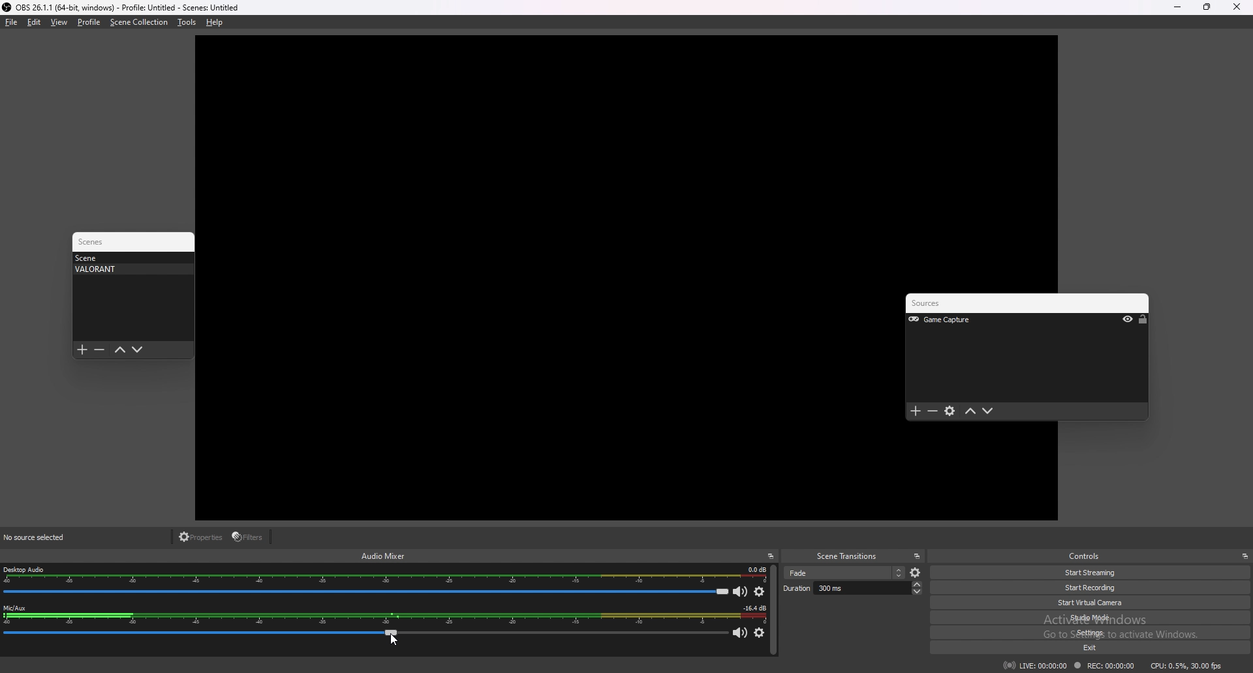 Image resolution: width=1253 pixels, height=673 pixels. What do you see at coordinates (121, 7) in the screenshot?
I see `obs 26.1.1(64 bit windows) profile untitled scenes untitled` at bounding box center [121, 7].